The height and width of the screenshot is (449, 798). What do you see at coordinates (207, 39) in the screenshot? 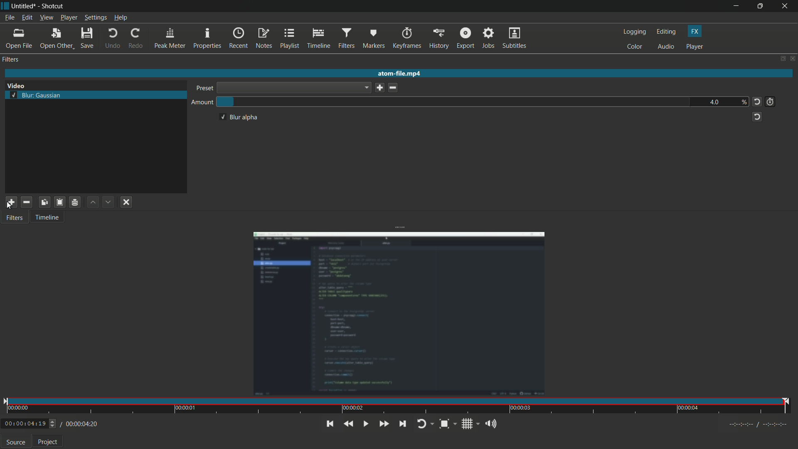
I see `properties` at bounding box center [207, 39].